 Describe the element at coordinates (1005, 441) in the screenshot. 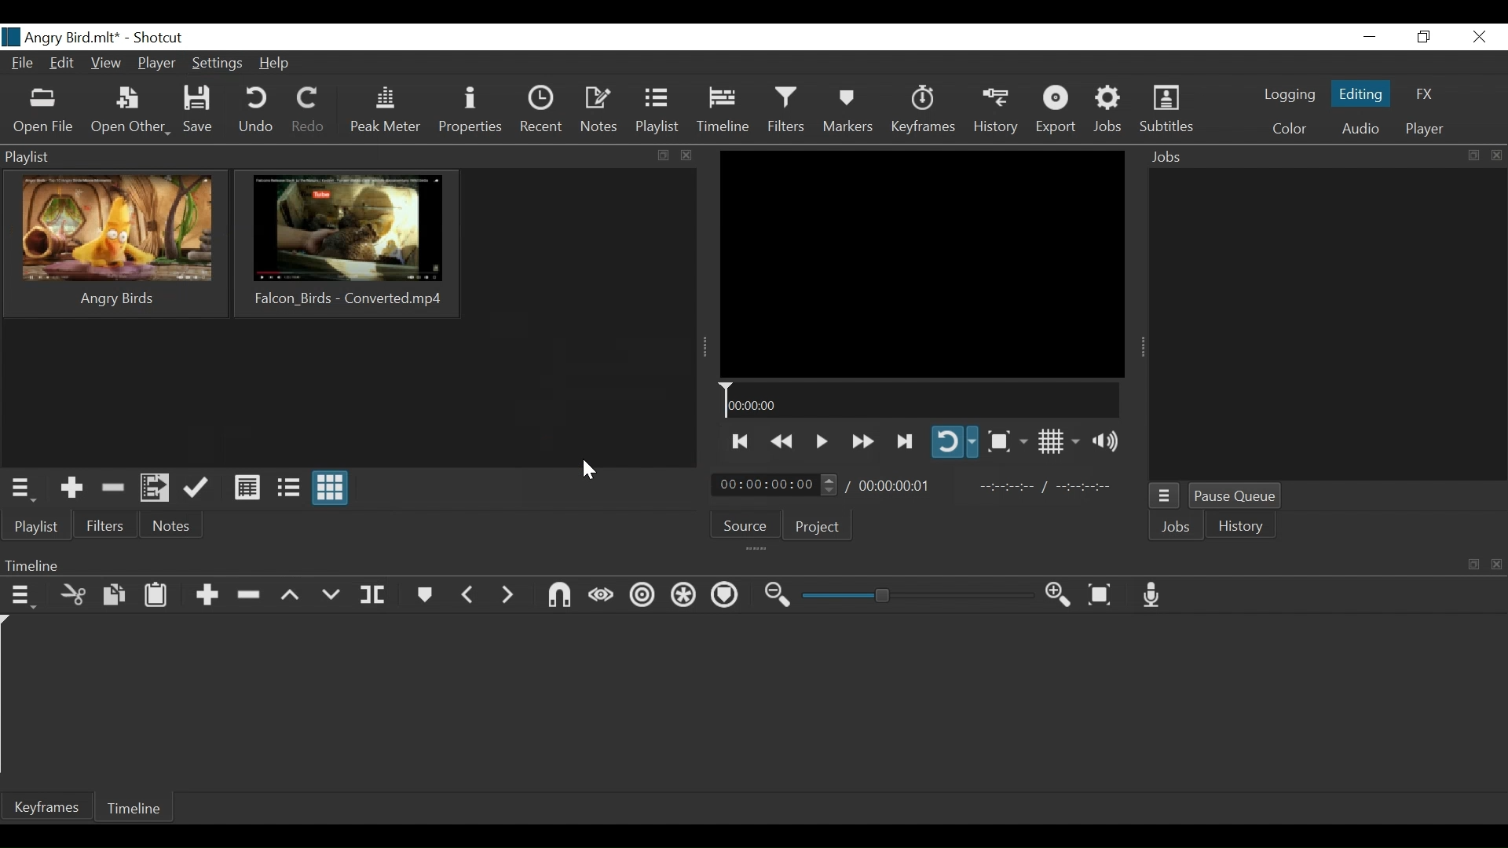

I see `Toggle Zoom` at that location.